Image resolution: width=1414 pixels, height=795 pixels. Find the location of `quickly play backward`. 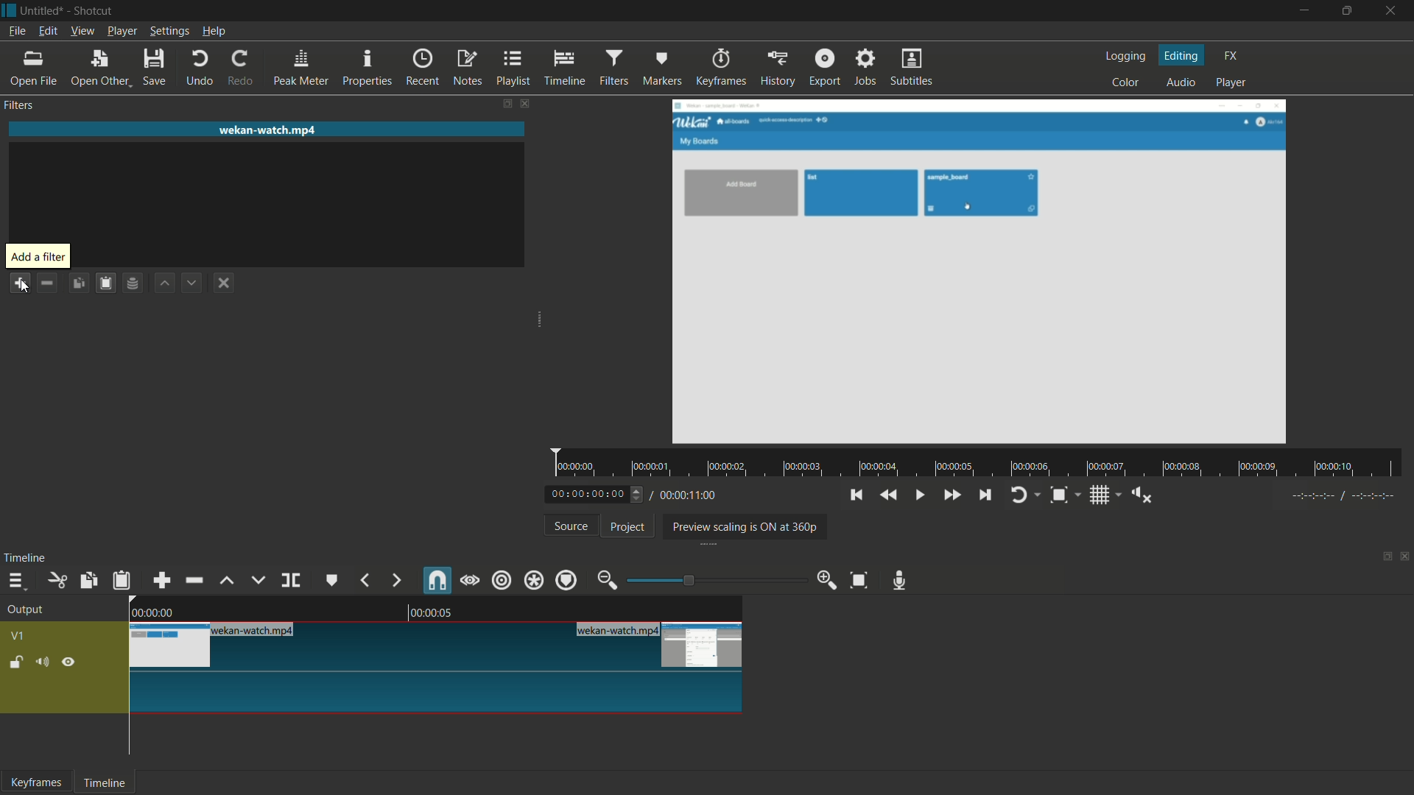

quickly play backward is located at coordinates (887, 495).